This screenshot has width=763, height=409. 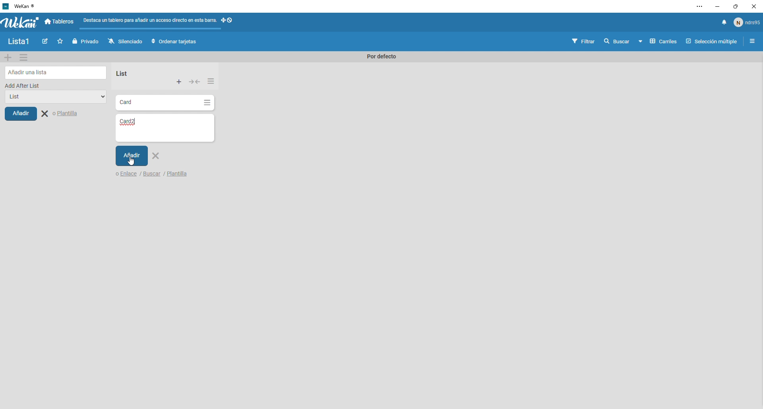 What do you see at coordinates (179, 82) in the screenshot?
I see `More` at bounding box center [179, 82].